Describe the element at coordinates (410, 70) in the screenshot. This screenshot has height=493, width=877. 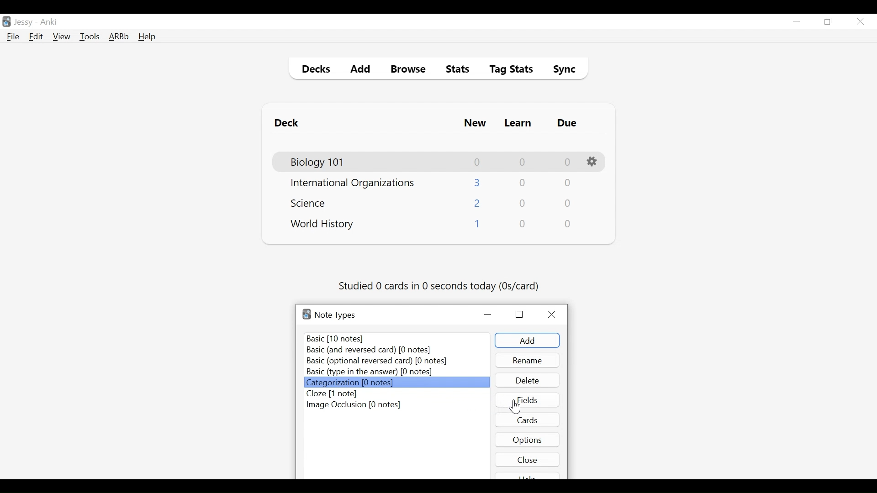
I see `Browse` at that location.